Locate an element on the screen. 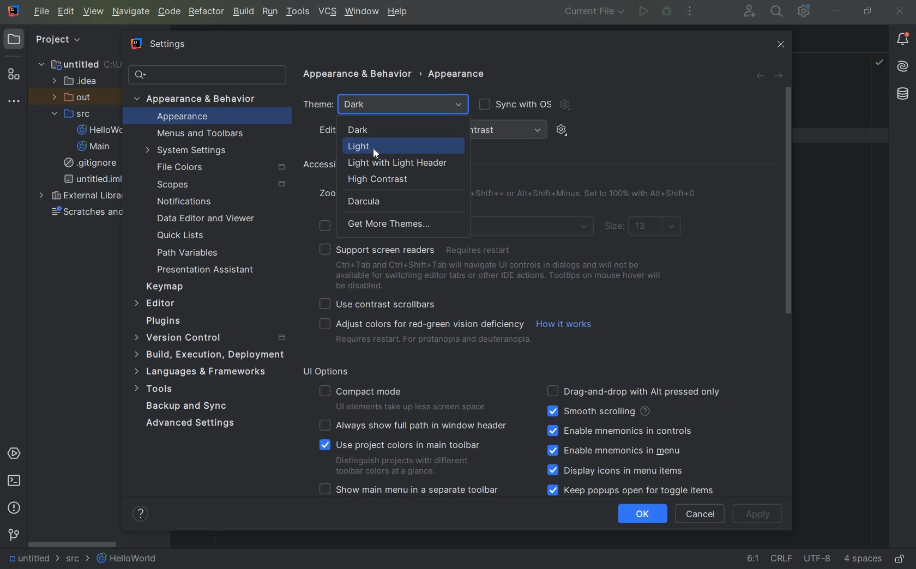  Pointer is located at coordinates (384, 154).